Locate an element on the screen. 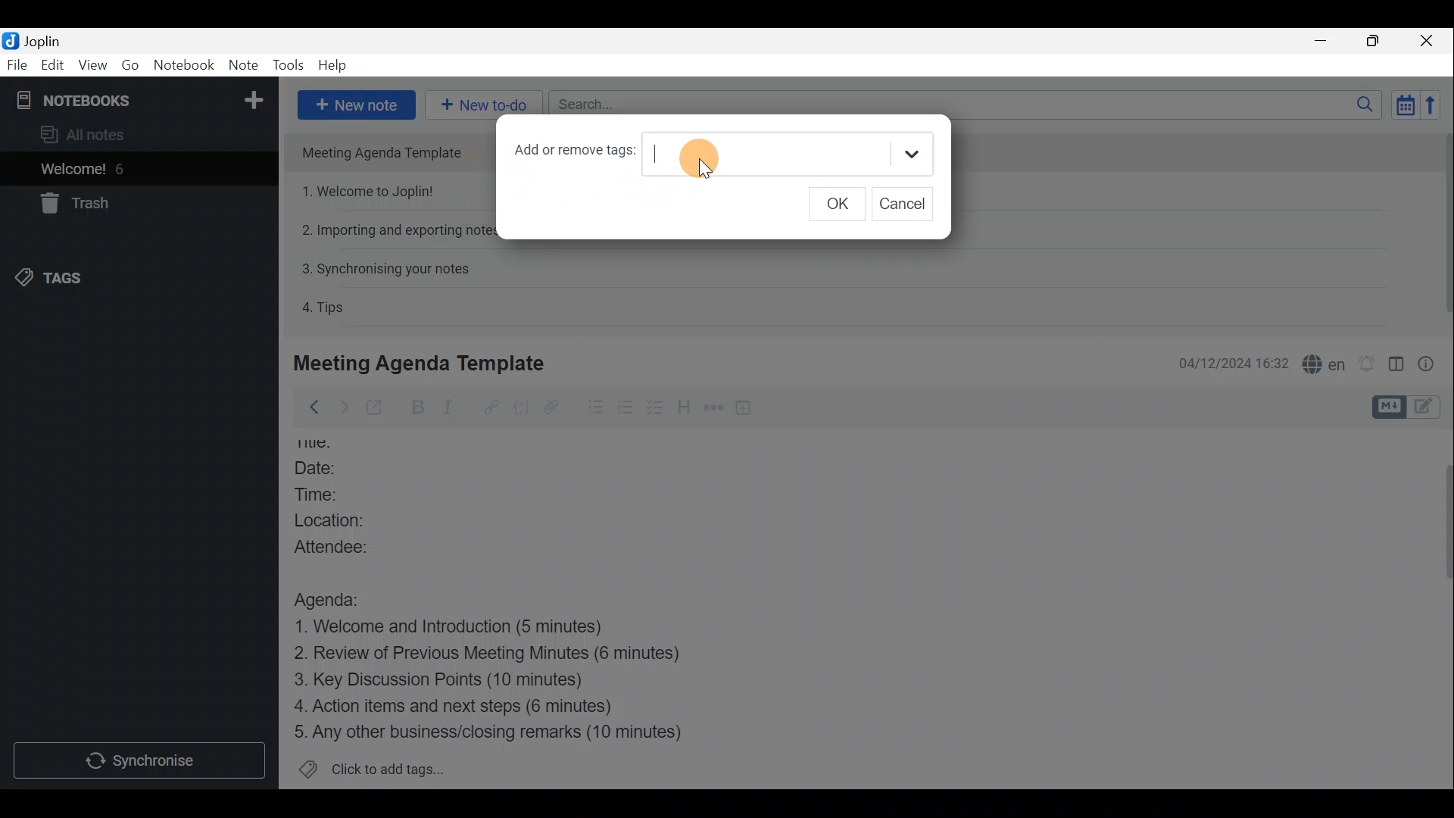 Image resolution: width=1454 pixels, height=818 pixels. Spell checker is located at coordinates (1325, 362).